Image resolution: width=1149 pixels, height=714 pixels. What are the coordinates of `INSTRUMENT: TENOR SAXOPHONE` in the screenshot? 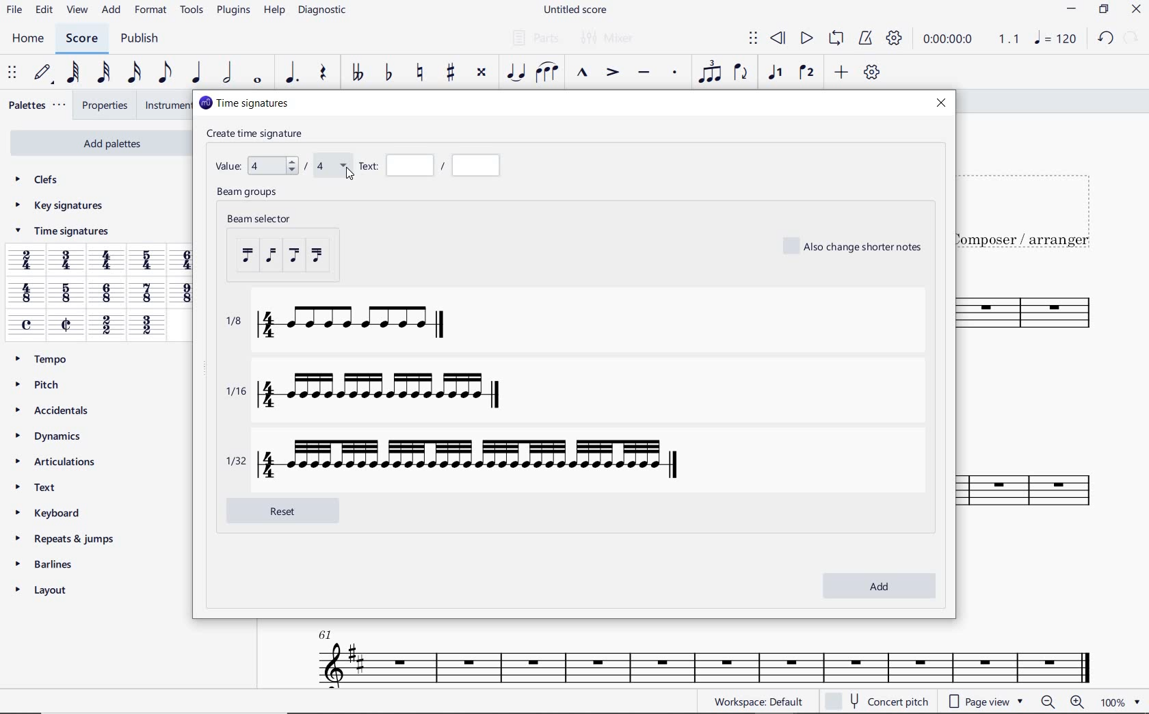 It's located at (698, 653).